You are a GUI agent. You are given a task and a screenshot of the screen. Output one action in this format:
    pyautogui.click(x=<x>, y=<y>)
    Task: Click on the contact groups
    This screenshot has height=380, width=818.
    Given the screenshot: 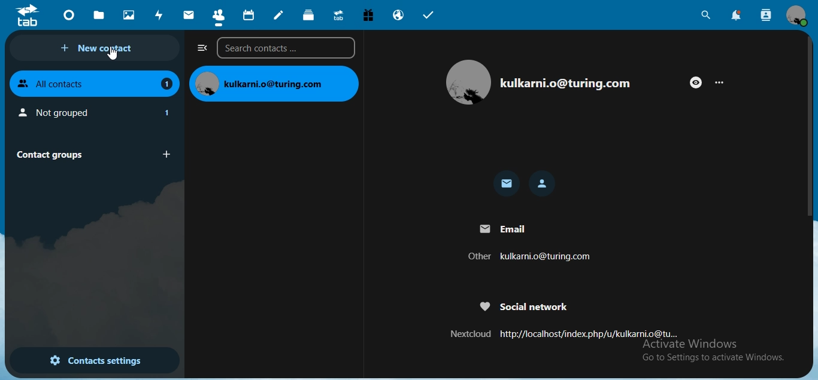 What is the action you would take?
    pyautogui.click(x=90, y=154)
    